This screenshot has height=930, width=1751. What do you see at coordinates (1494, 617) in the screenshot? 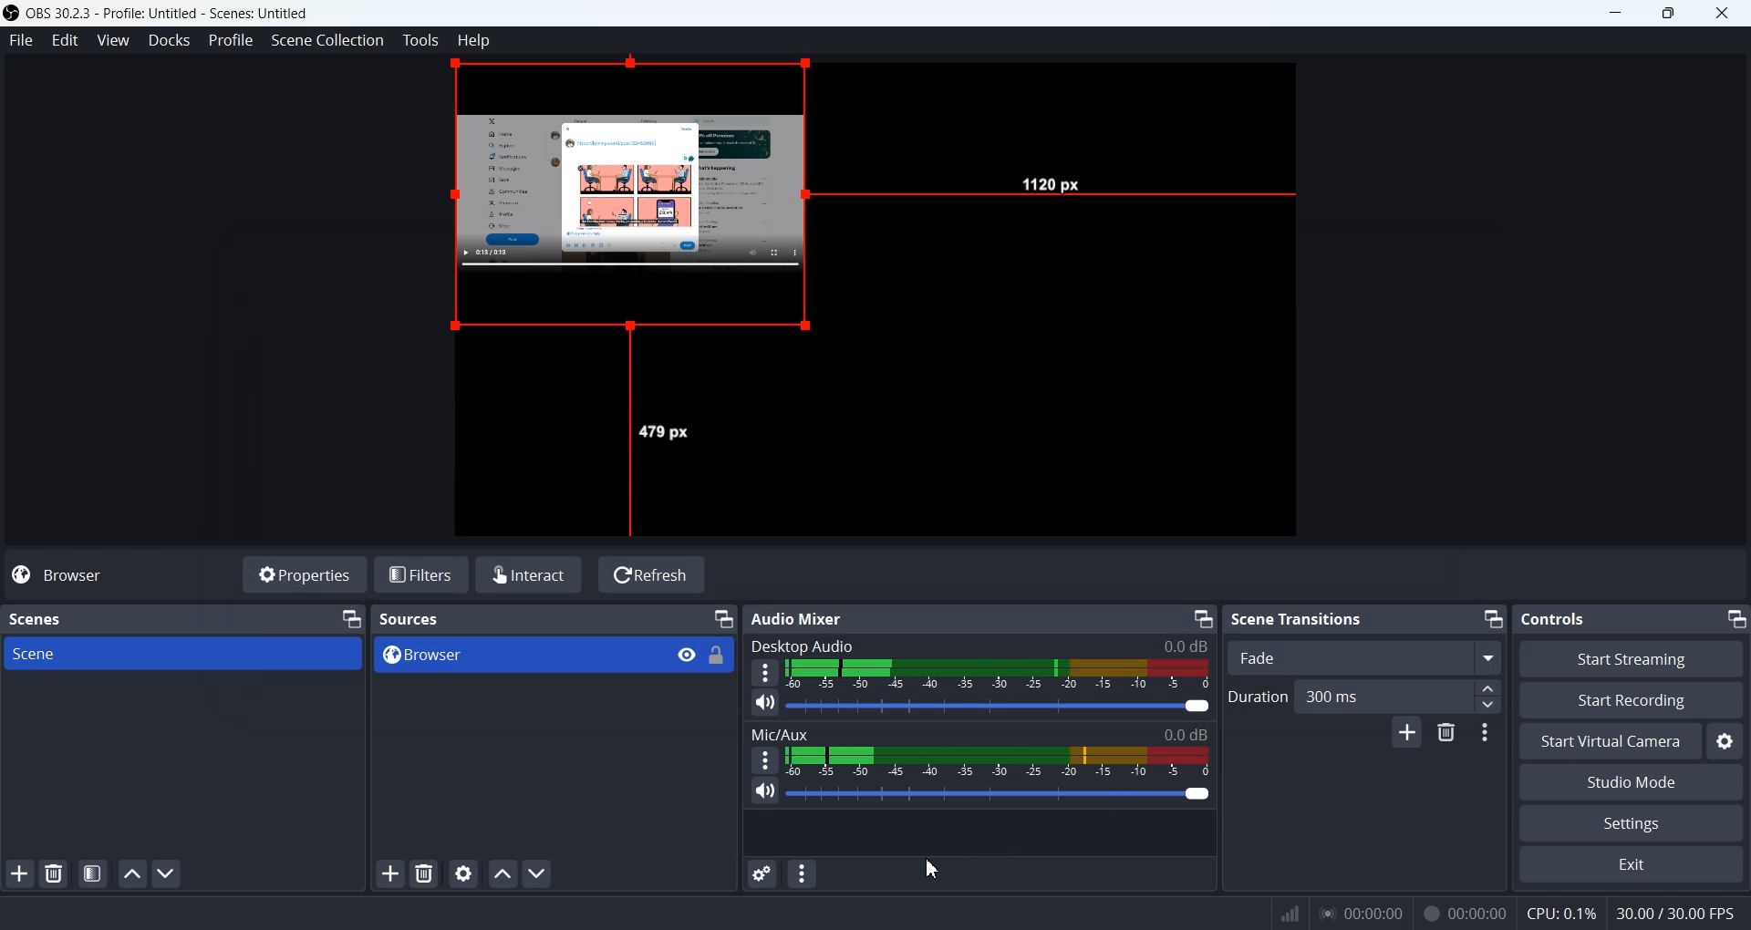
I see `Minimize` at bounding box center [1494, 617].